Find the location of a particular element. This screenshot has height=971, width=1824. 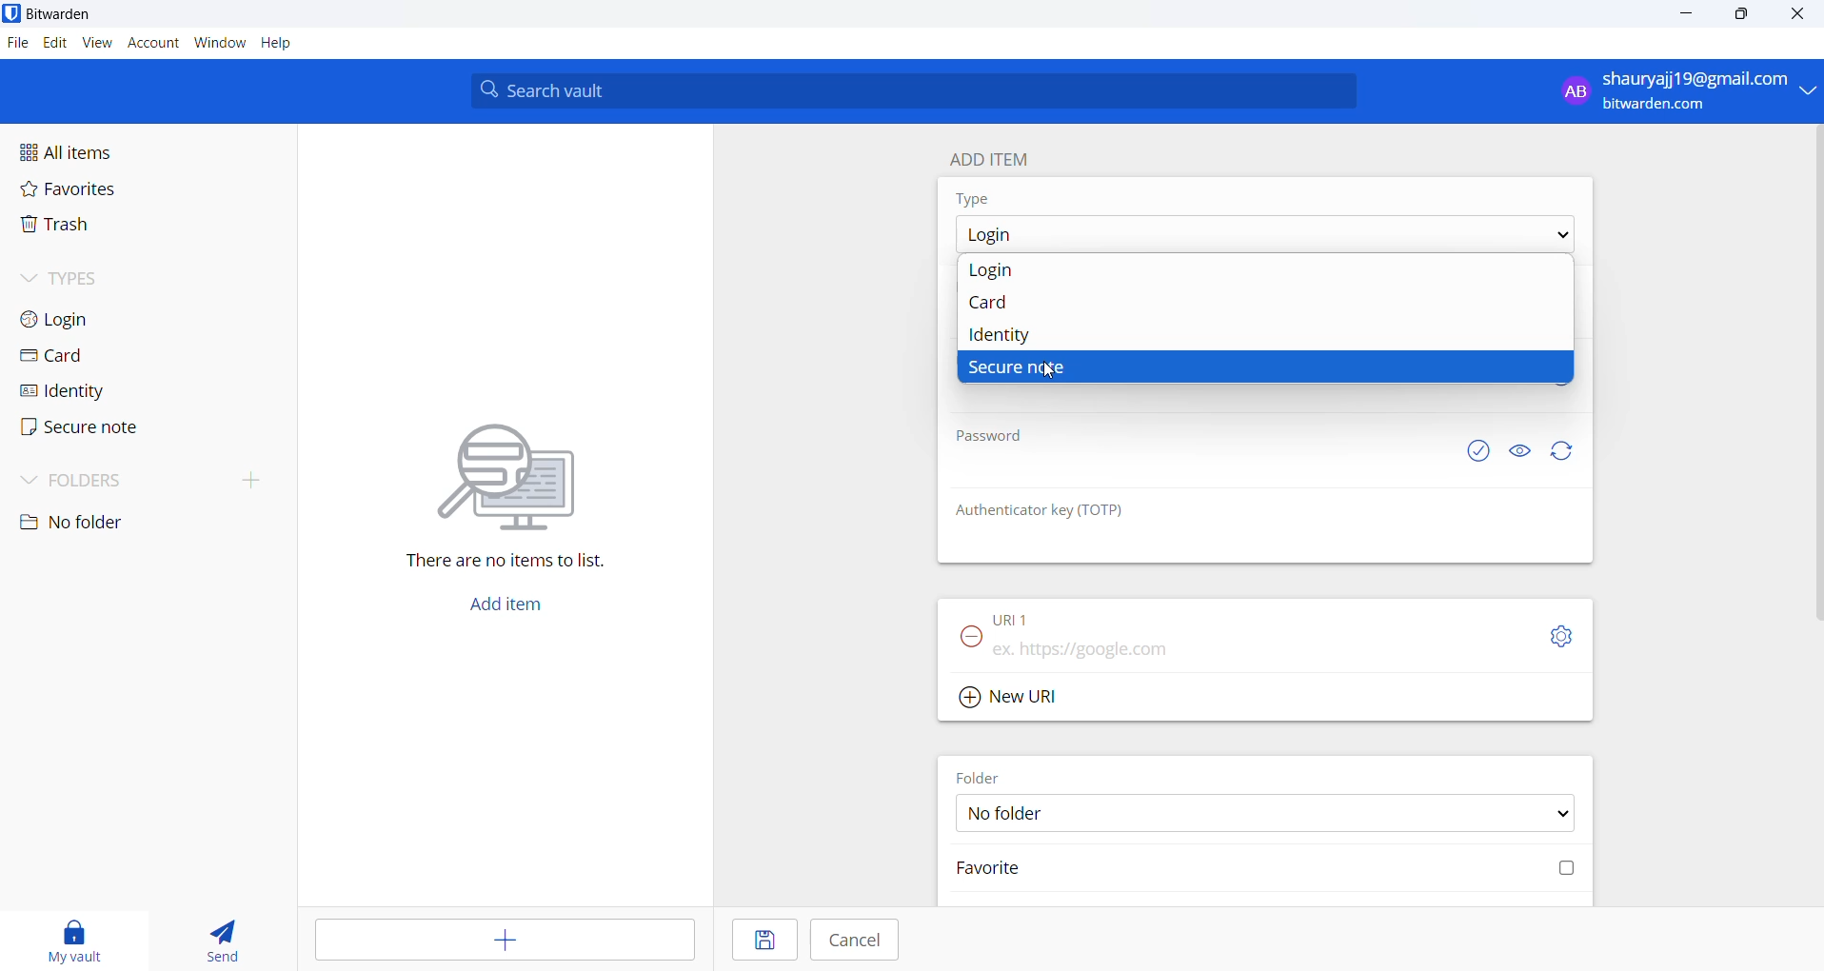

folders is located at coordinates (149, 484).